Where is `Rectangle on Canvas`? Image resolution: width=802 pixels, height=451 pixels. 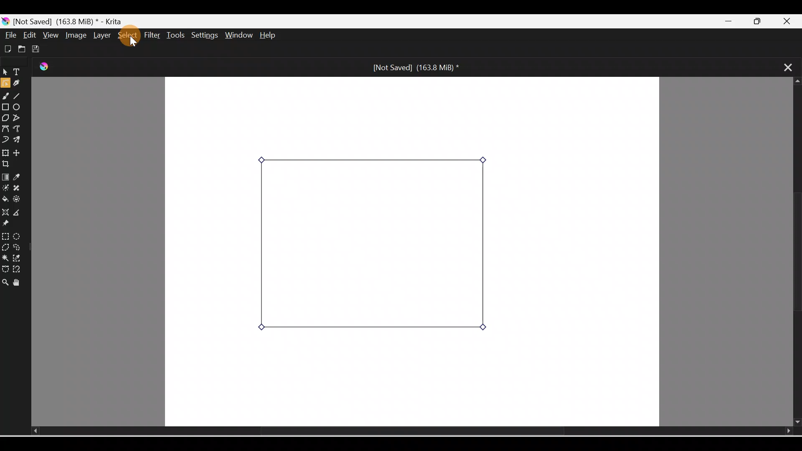 Rectangle on Canvas is located at coordinates (374, 245).